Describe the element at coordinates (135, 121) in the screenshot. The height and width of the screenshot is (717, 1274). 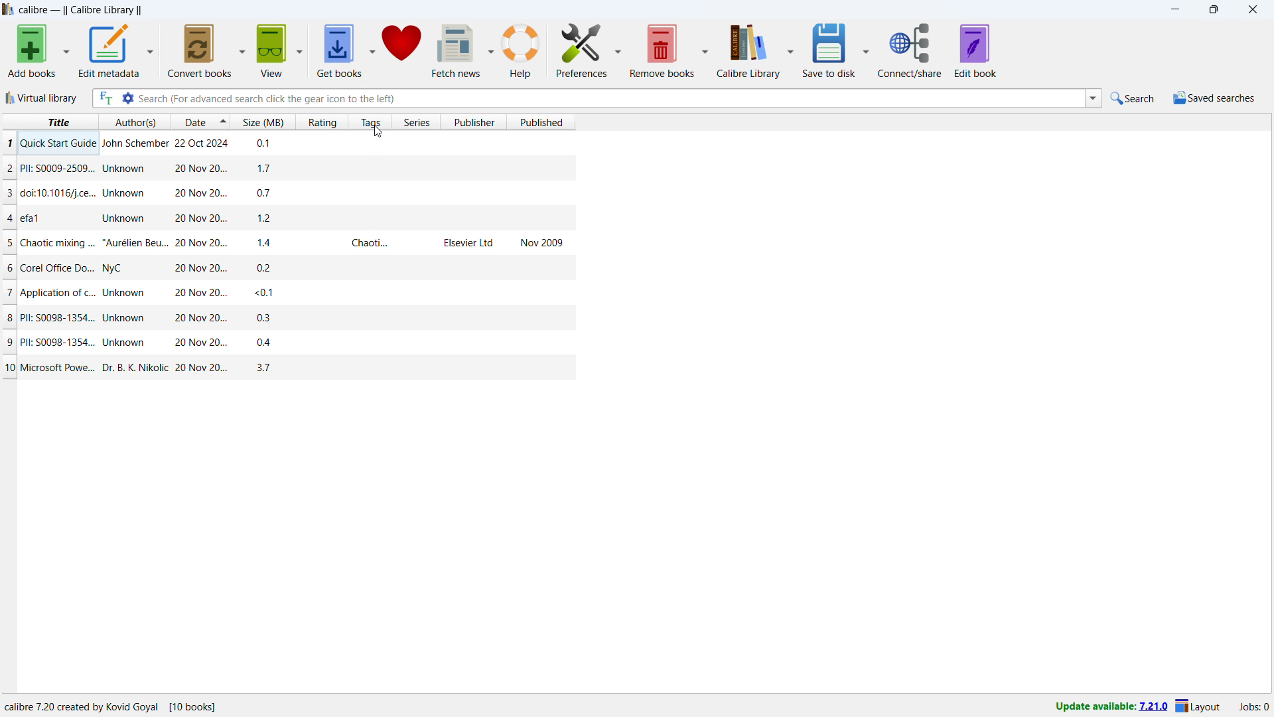
I see `sort by authors` at that location.